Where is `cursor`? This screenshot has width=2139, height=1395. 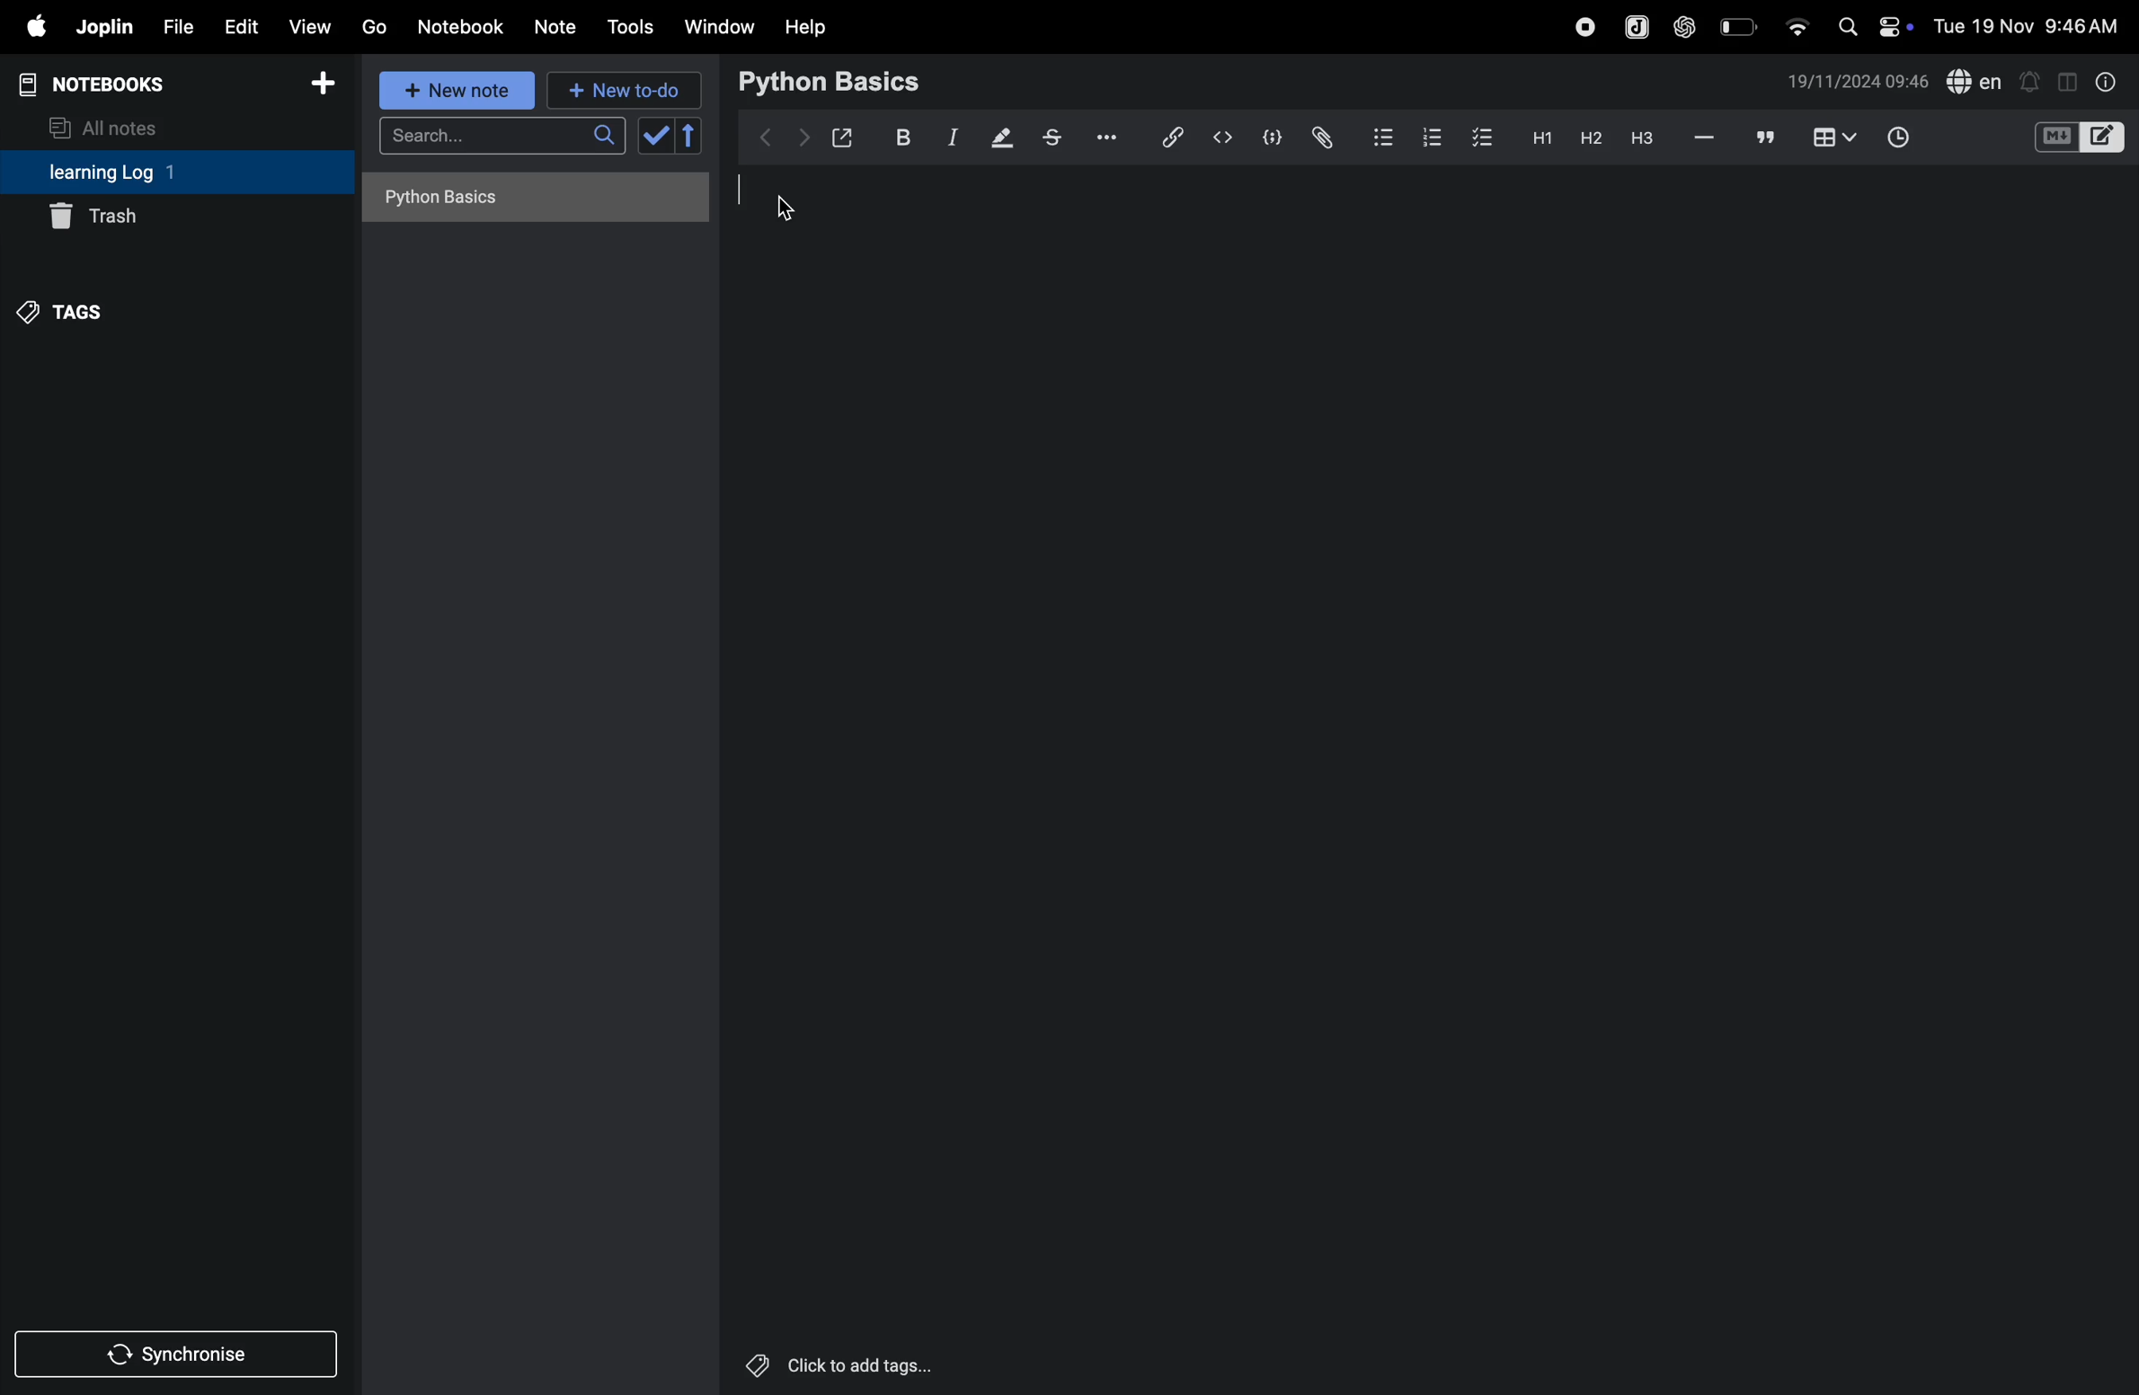
cursor is located at coordinates (791, 208).